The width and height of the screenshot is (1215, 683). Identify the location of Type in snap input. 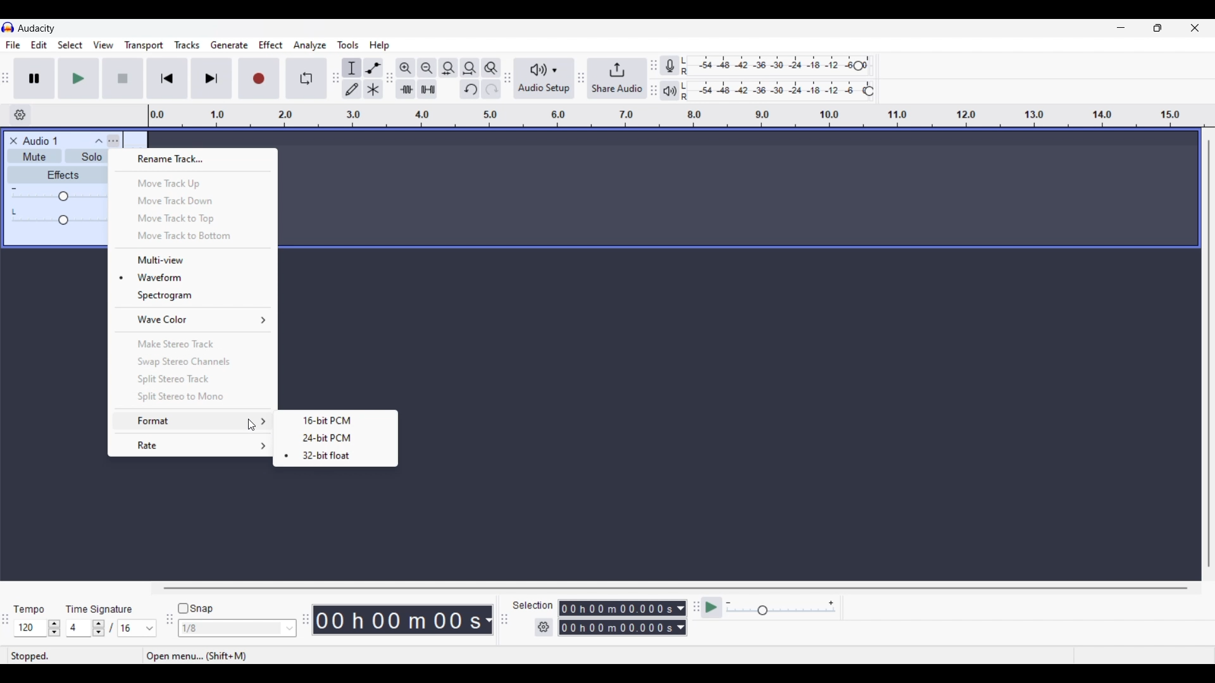
(231, 629).